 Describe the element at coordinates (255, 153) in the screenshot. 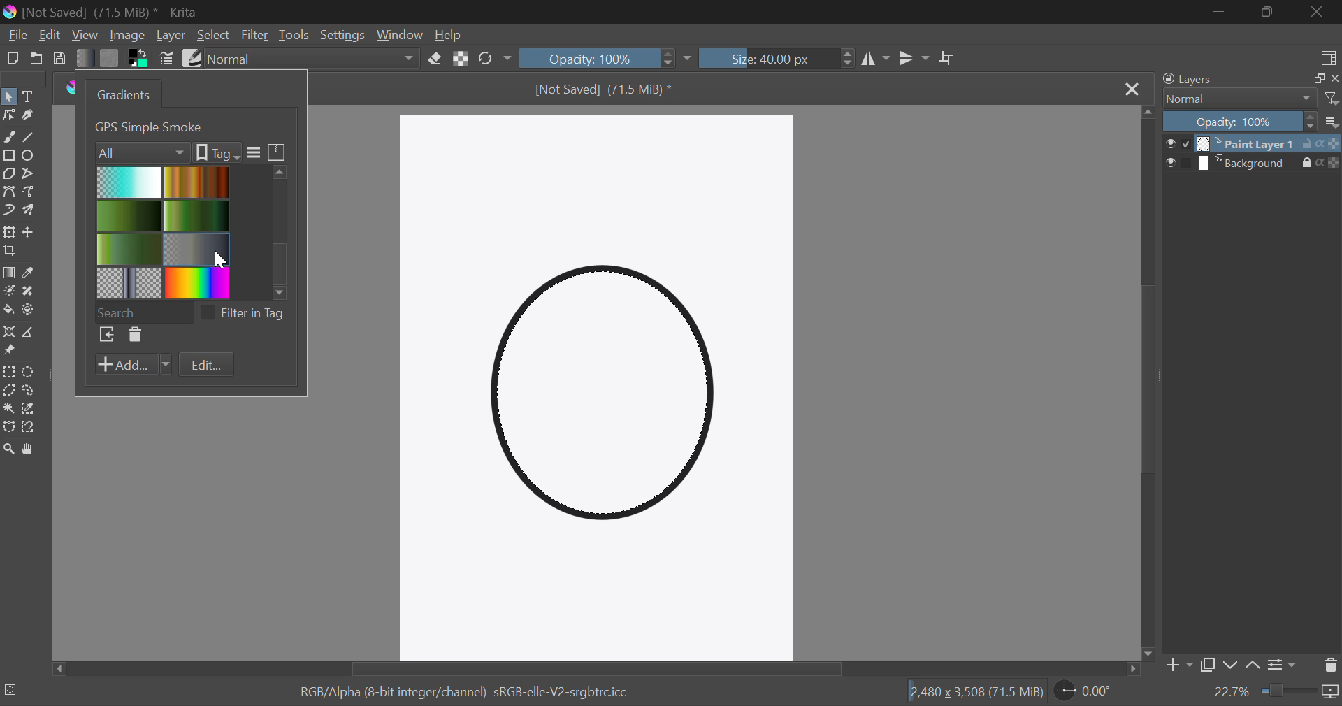

I see `more` at that location.